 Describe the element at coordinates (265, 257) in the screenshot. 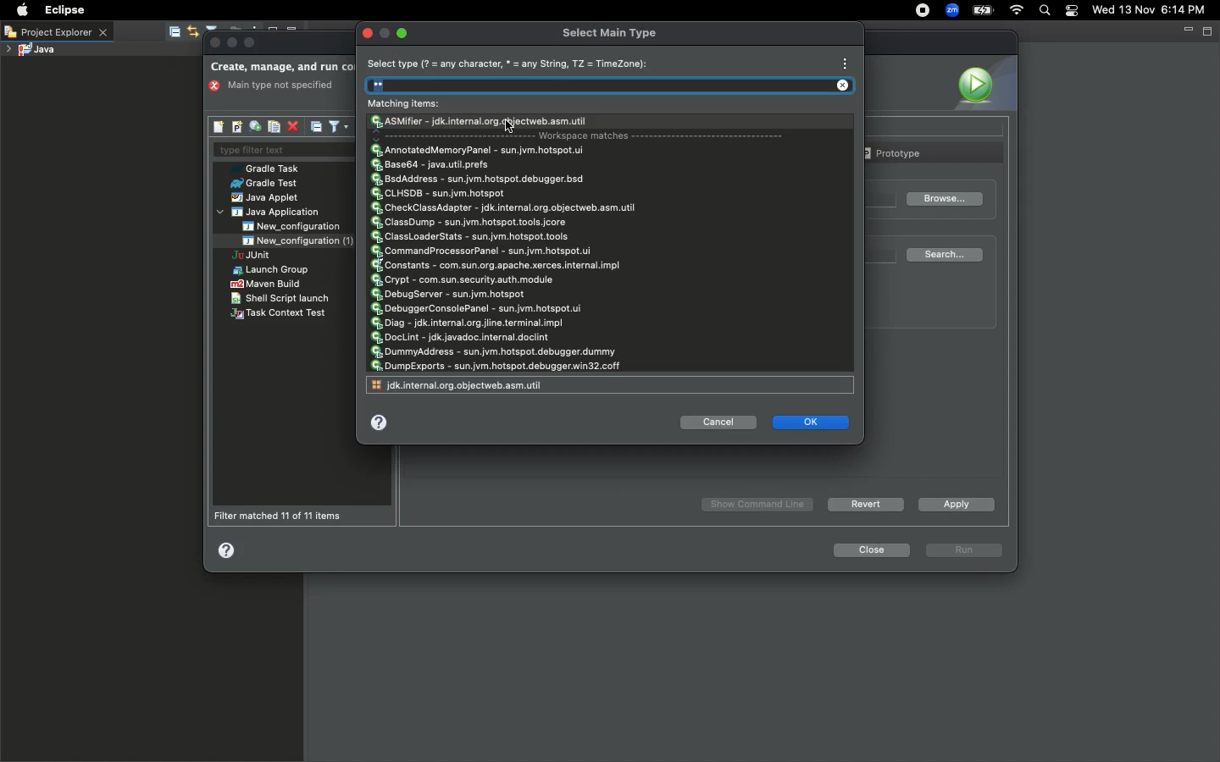

I see `JUnit` at that location.